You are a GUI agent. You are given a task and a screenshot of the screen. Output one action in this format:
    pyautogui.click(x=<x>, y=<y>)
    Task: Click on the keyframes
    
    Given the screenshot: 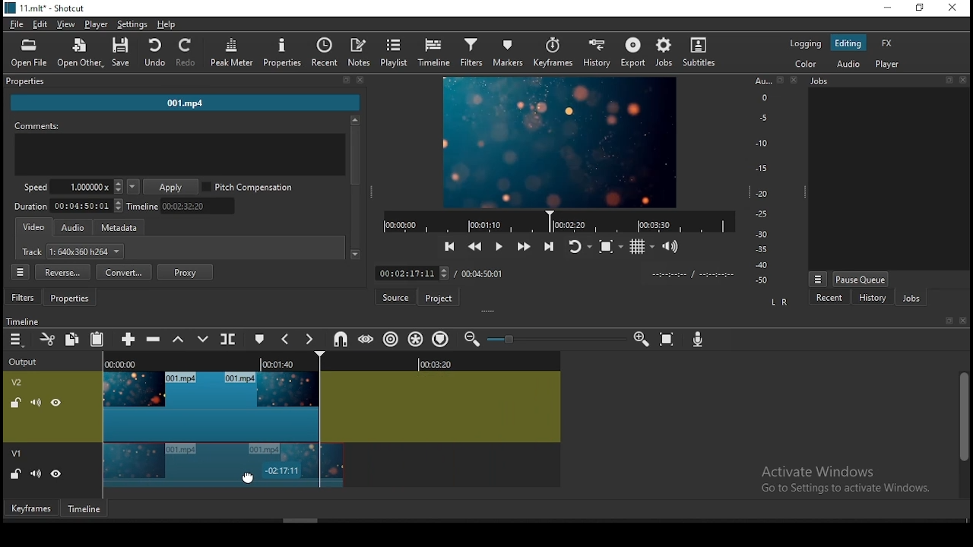 What is the action you would take?
    pyautogui.click(x=30, y=507)
    